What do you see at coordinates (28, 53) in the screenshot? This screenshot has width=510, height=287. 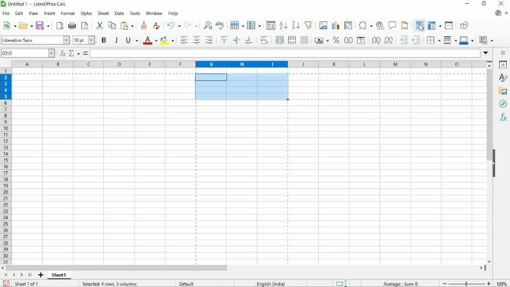 I see `Current cell` at bounding box center [28, 53].